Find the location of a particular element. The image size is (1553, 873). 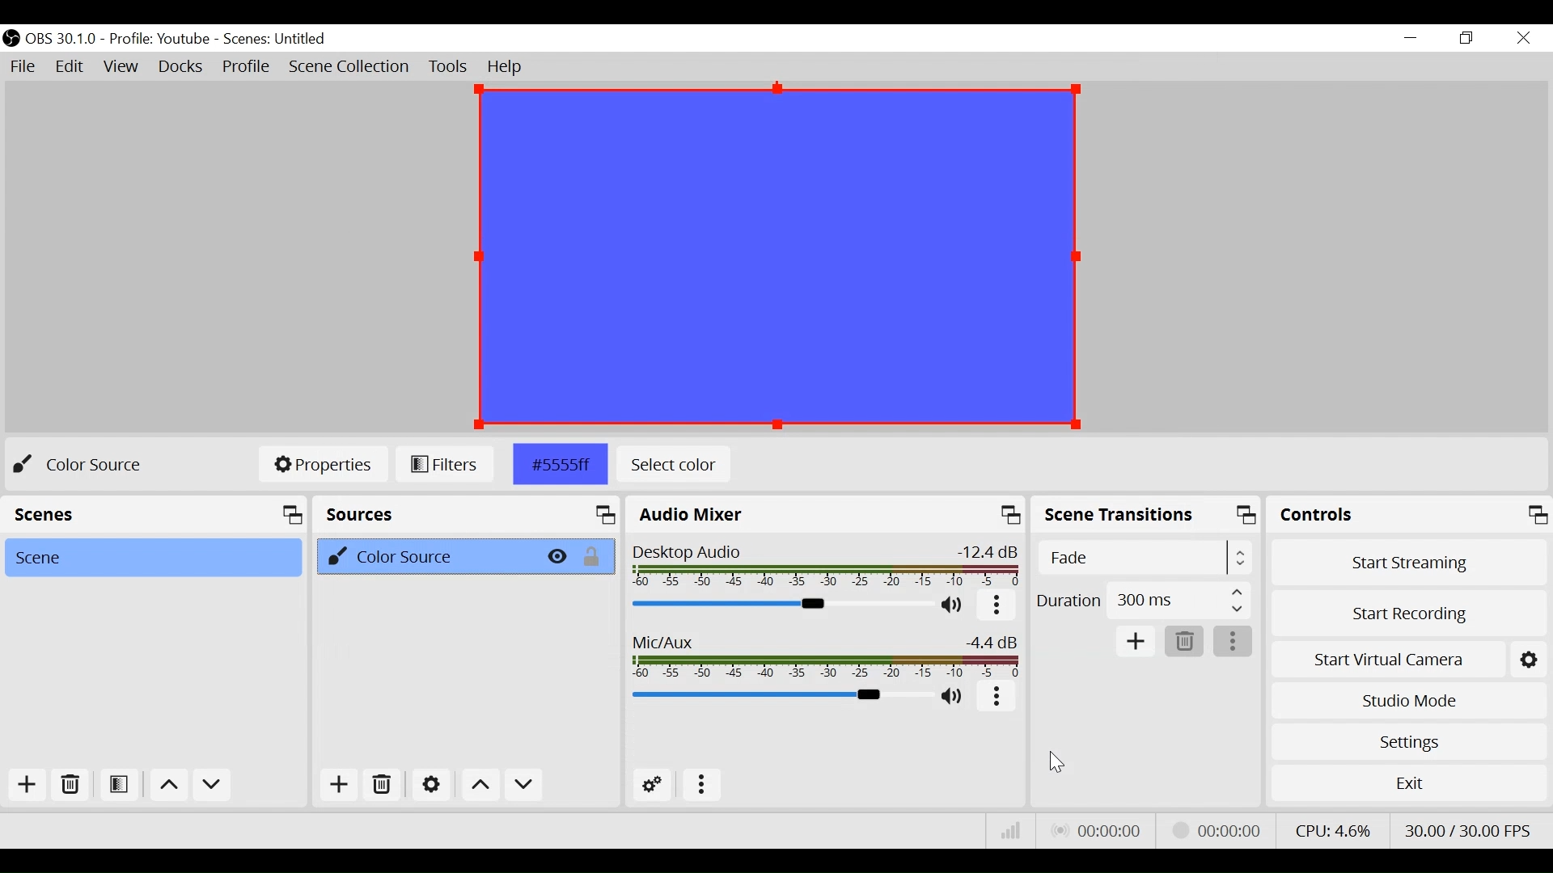

OBS Version is located at coordinates (61, 39).